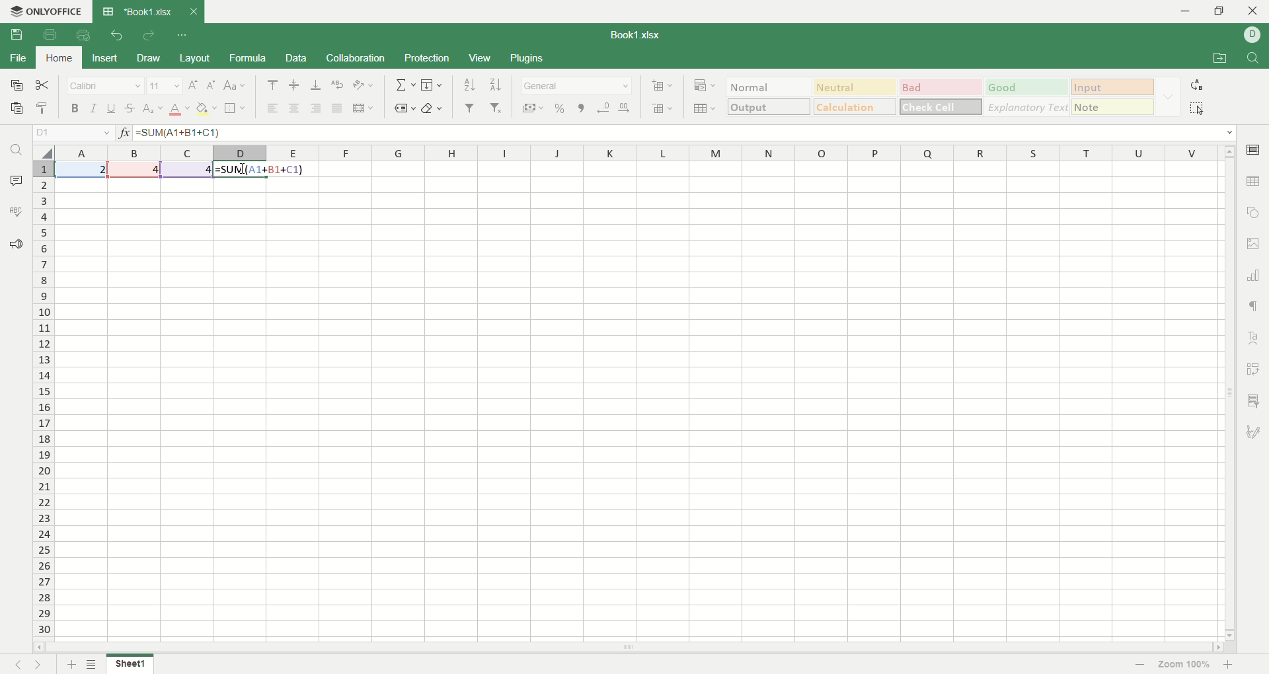  What do you see at coordinates (604, 108) in the screenshot?
I see `decrease decimal` at bounding box center [604, 108].